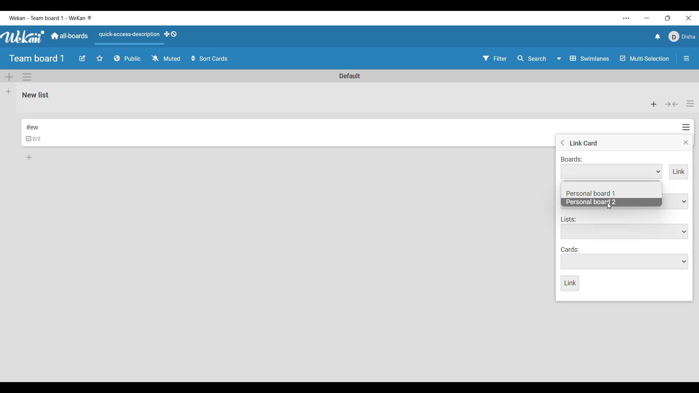 Image resolution: width=699 pixels, height=393 pixels. Describe the element at coordinates (29, 157) in the screenshot. I see `Add card to bottom of list` at that location.